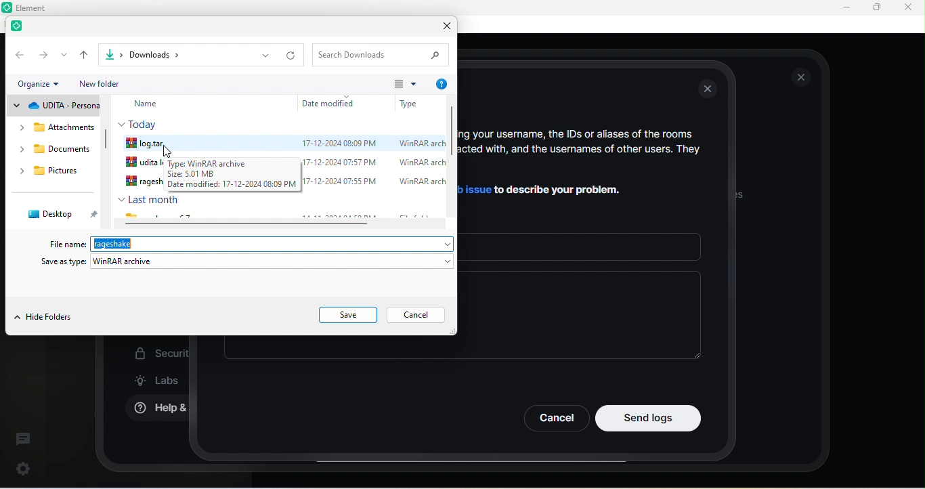 The height and width of the screenshot is (489, 925). What do you see at coordinates (293, 56) in the screenshot?
I see `refresh` at bounding box center [293, 56].